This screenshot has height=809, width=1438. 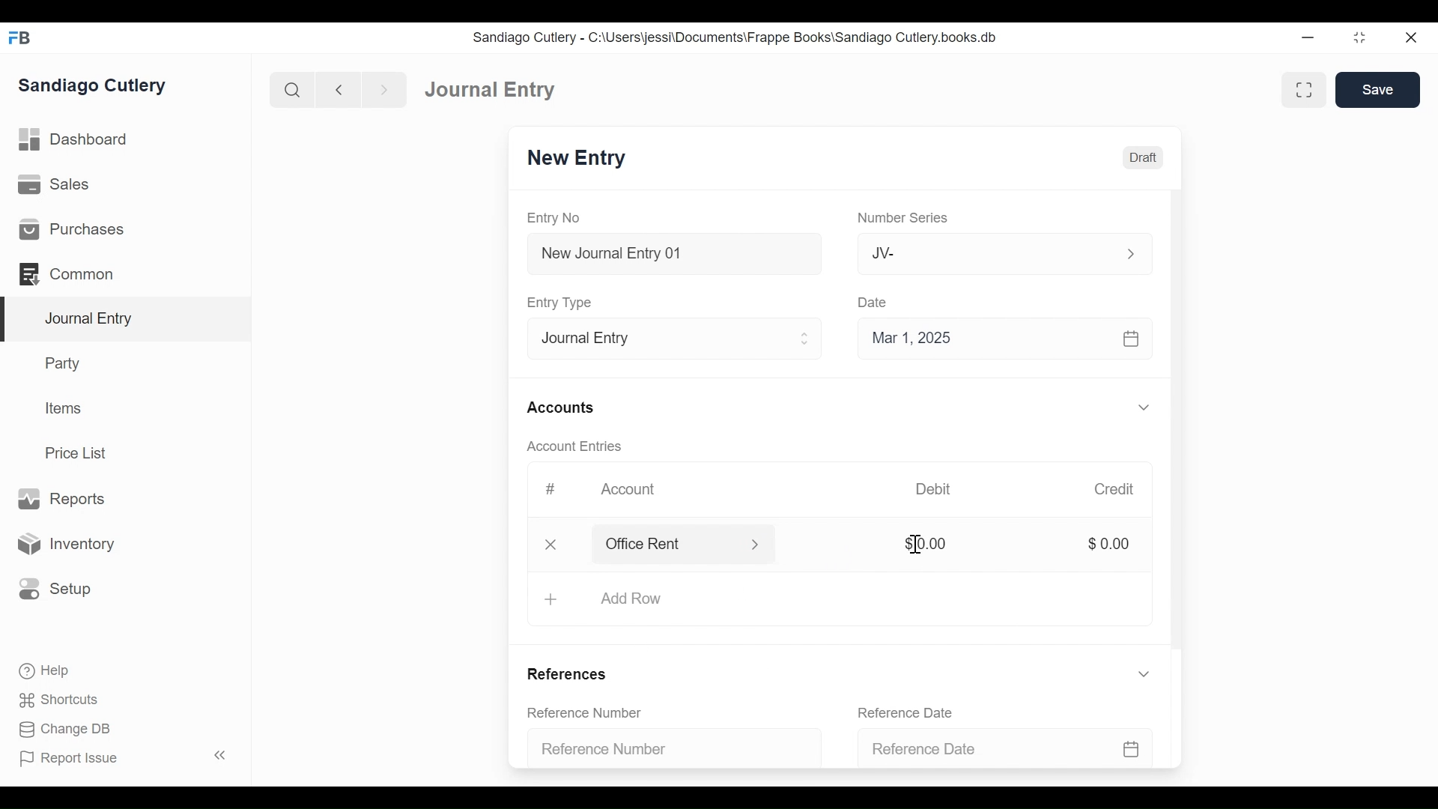 What do you see at coordinates (827, 601) in the screenshot?
I see `Add Row` at bounding box center [827, 601].